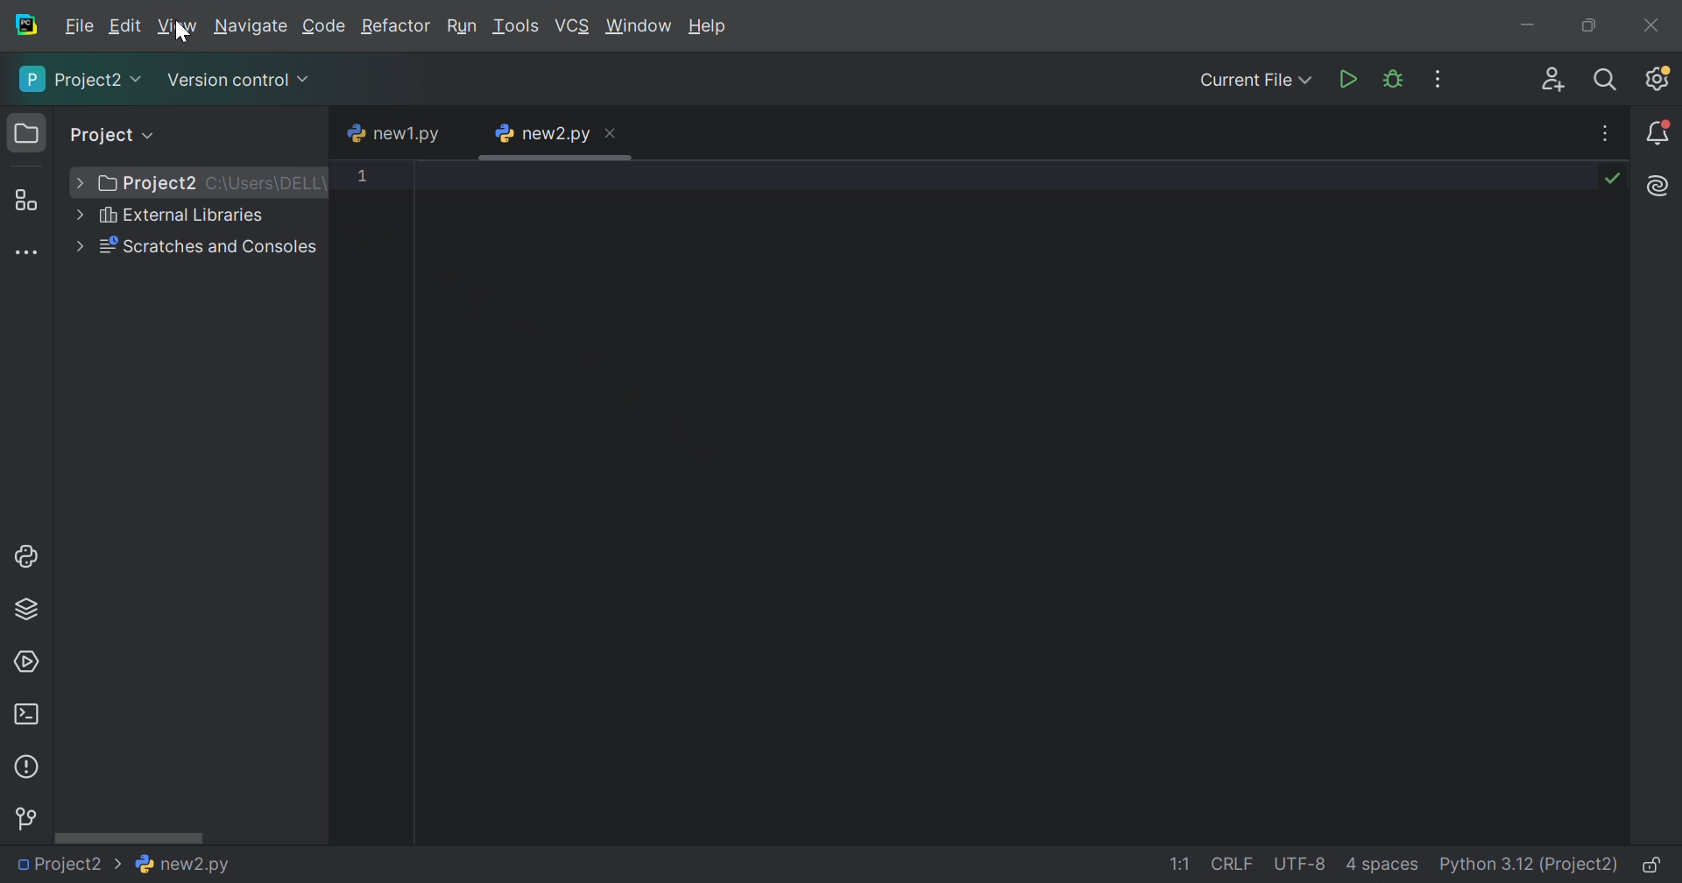 This screenshot has height=883, width=1682. I want to click on Debud, so click(1393, 81).